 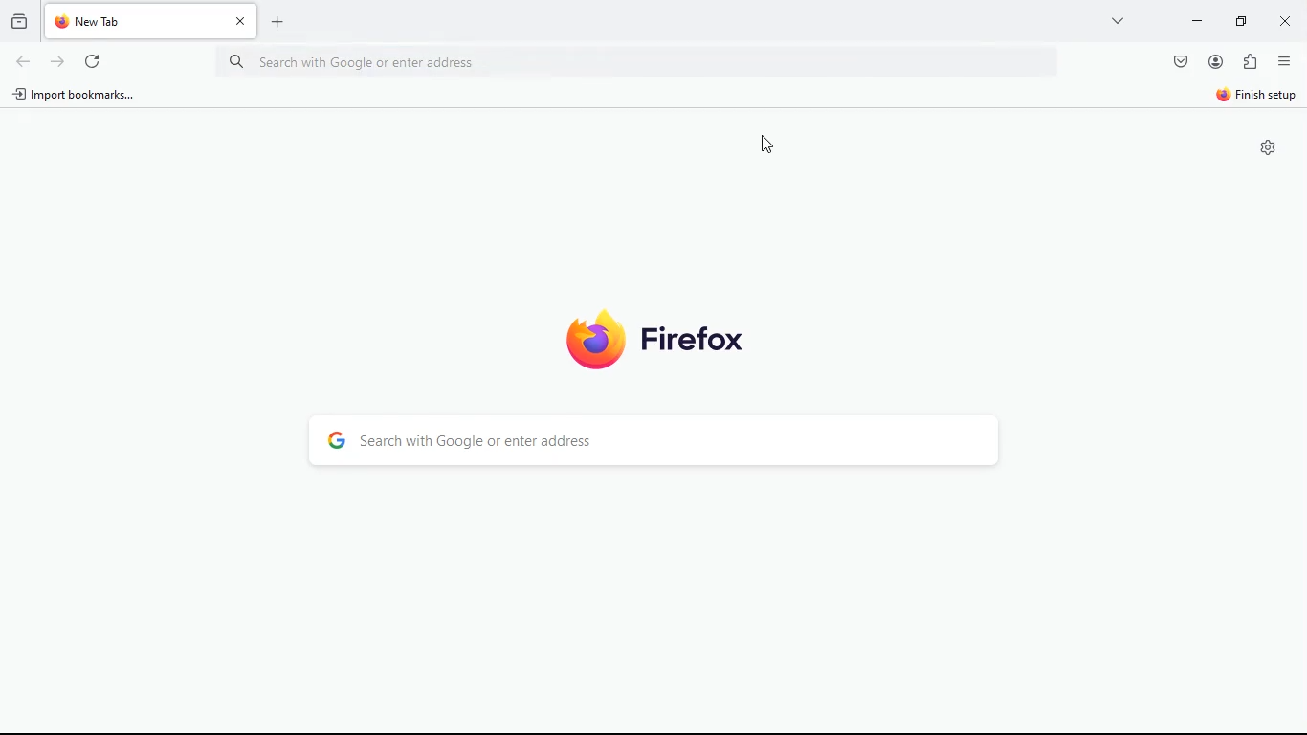 I want to click on back, so click(x=24, y=63).